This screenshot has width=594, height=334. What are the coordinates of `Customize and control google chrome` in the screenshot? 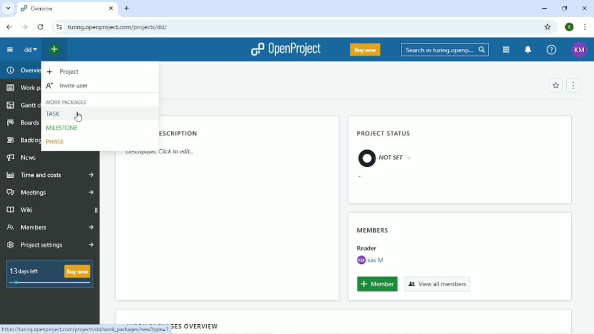 It's located at (587, 27).